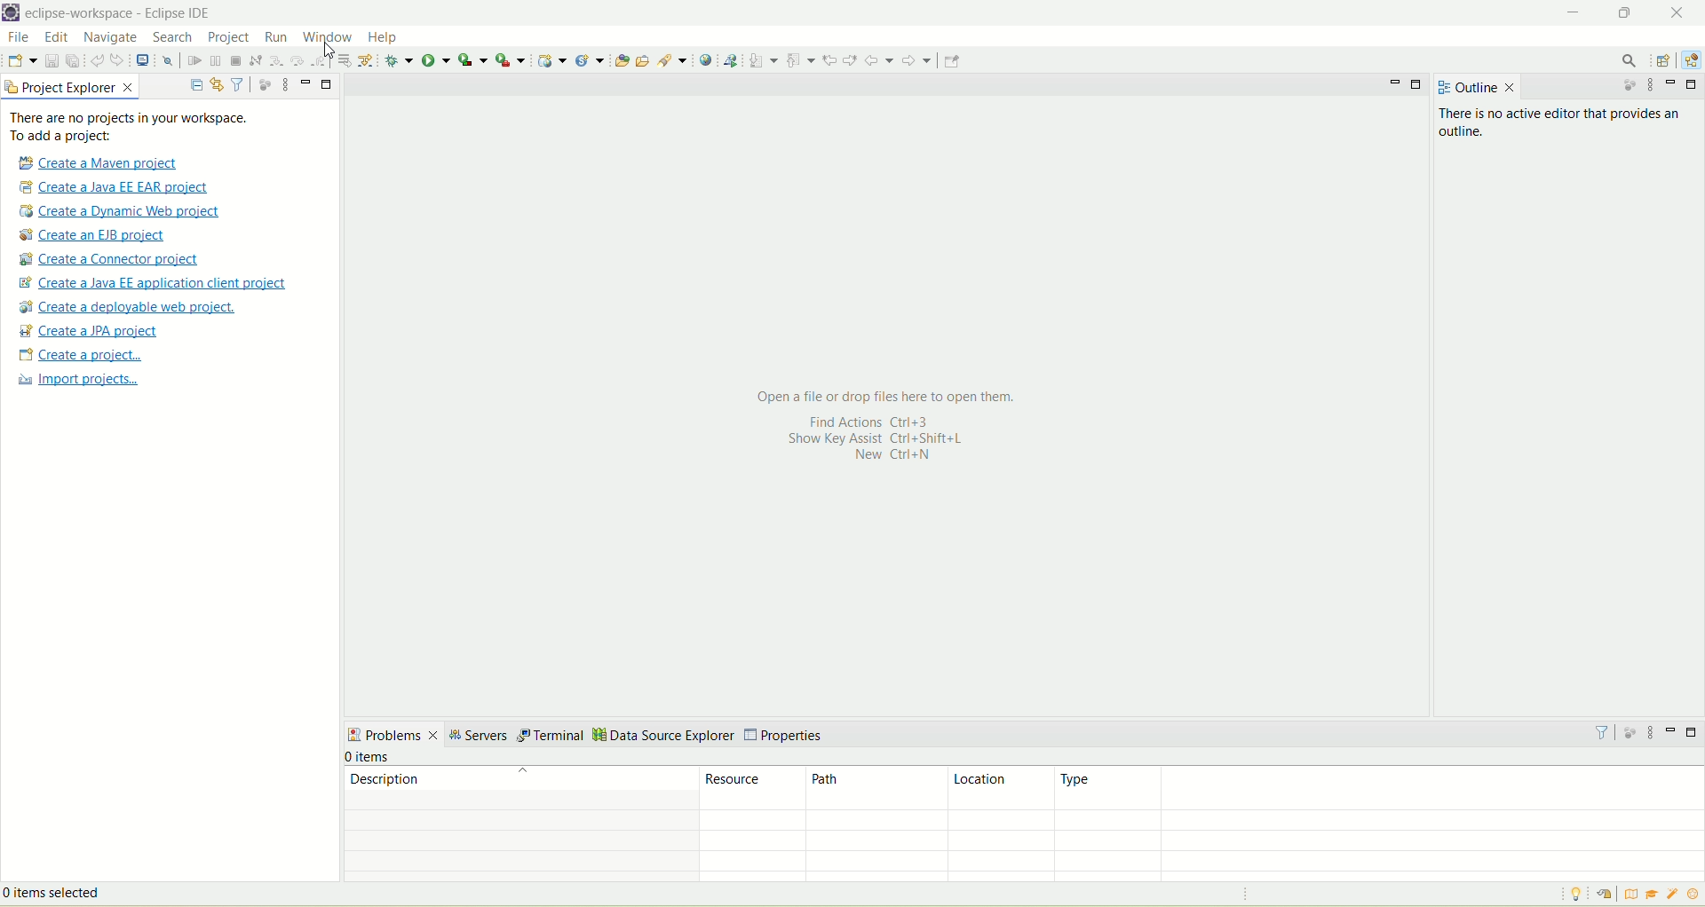 This screenshot has height=907, width=1705. I want to click on help, so click(382, 36).